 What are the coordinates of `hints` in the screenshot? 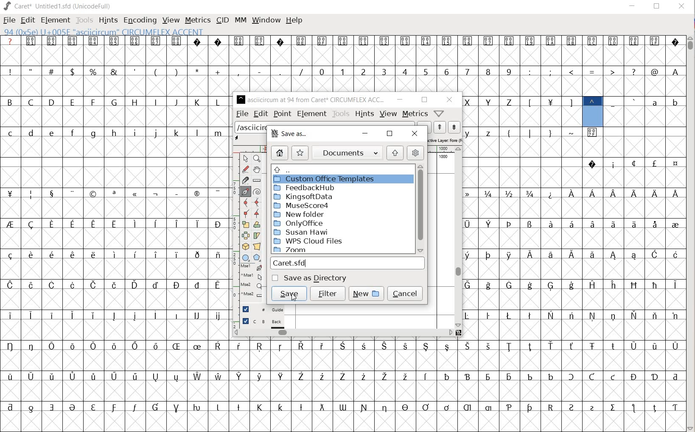 It's located at (365, 114).